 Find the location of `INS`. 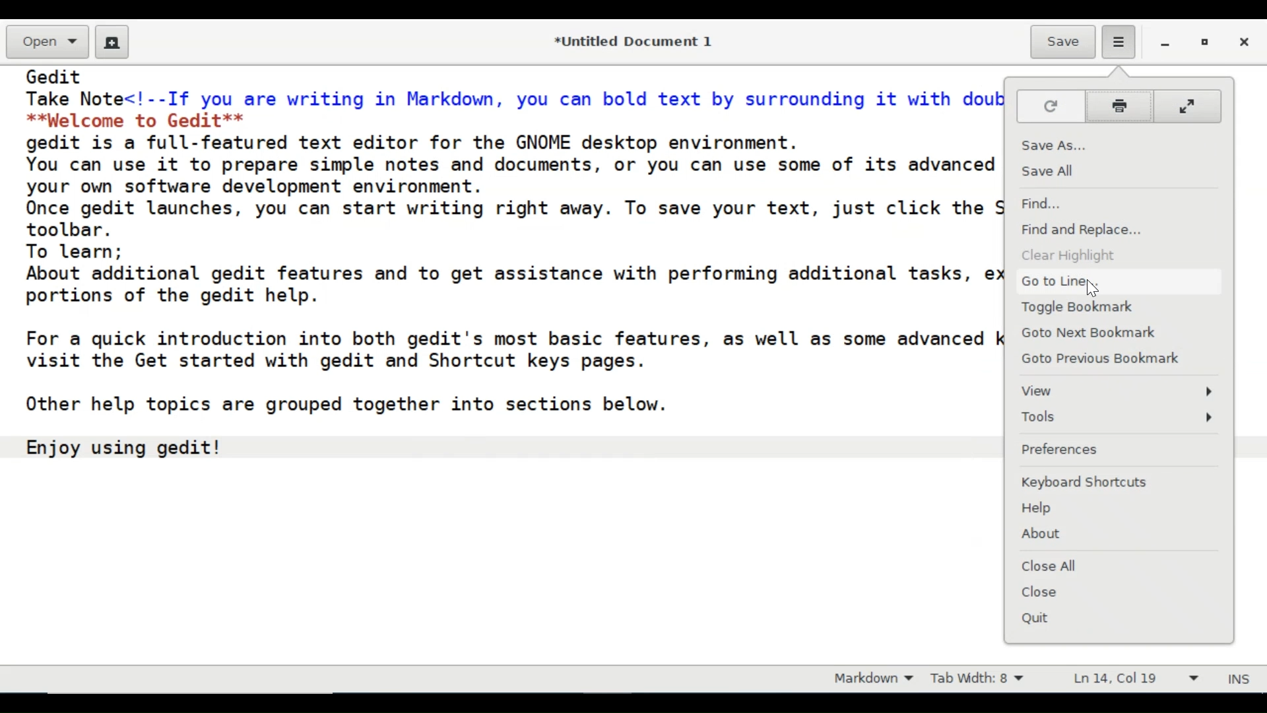

INS is located at coordinates (1241, 680).